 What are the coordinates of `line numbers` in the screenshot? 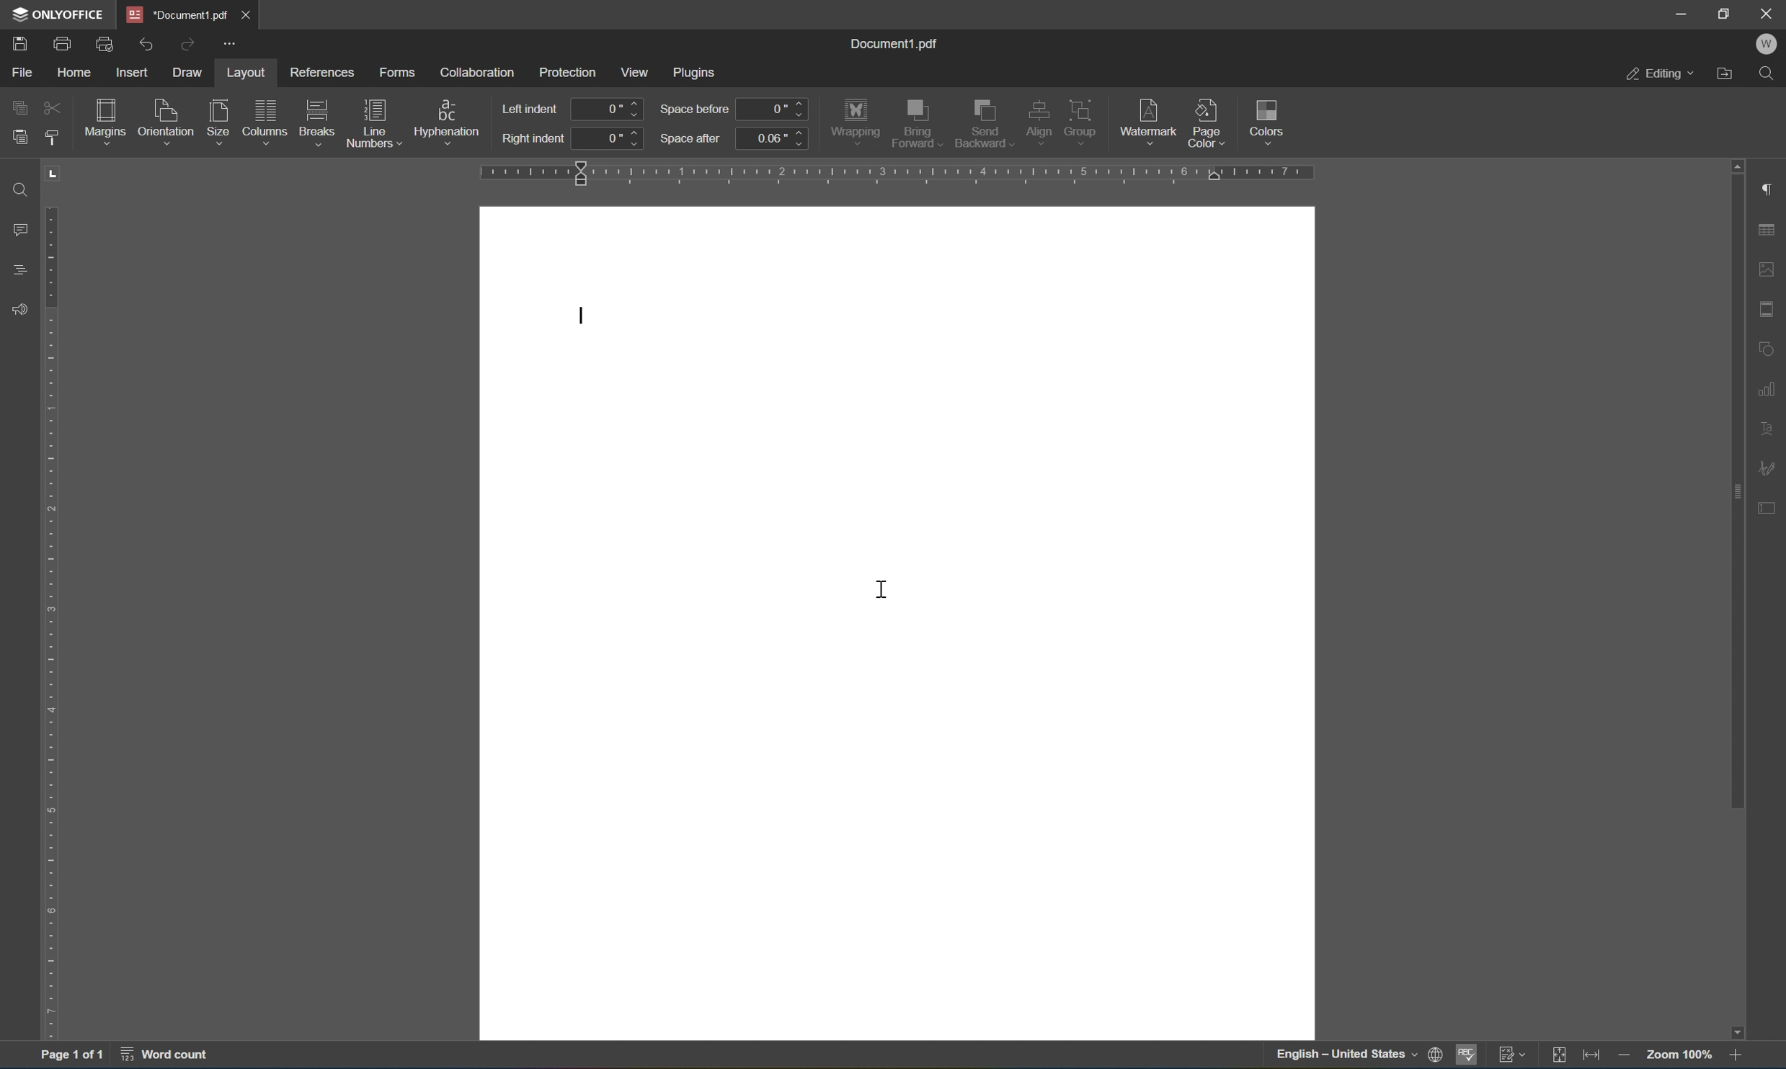 It's located at (374, 123).